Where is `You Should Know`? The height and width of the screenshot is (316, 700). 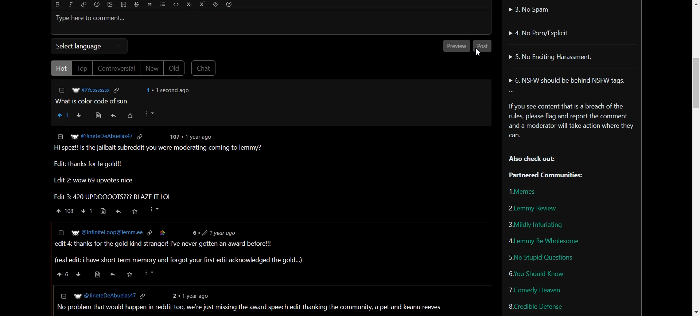
You Should Know is located at coordinates (536, 273).